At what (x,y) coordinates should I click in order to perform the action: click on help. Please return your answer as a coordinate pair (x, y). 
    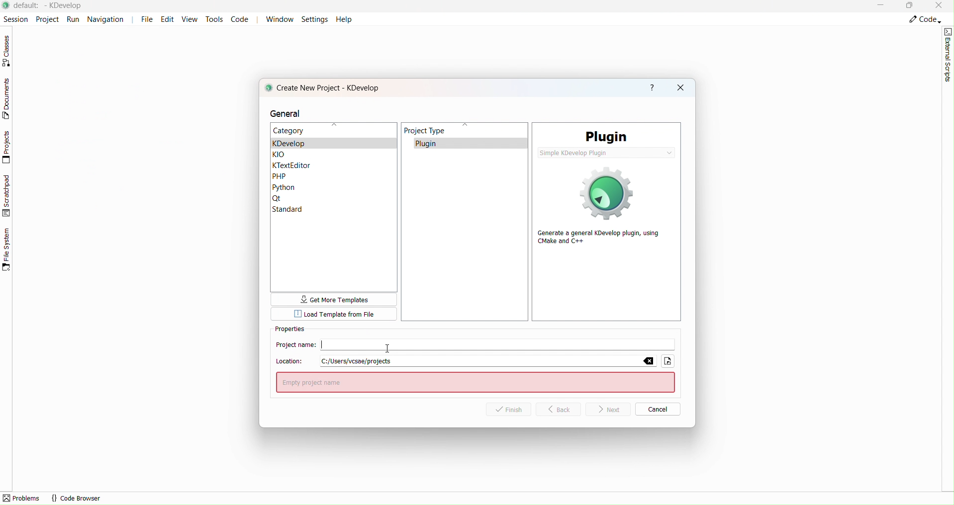
    Looking at the image, I should click on (652, 88).